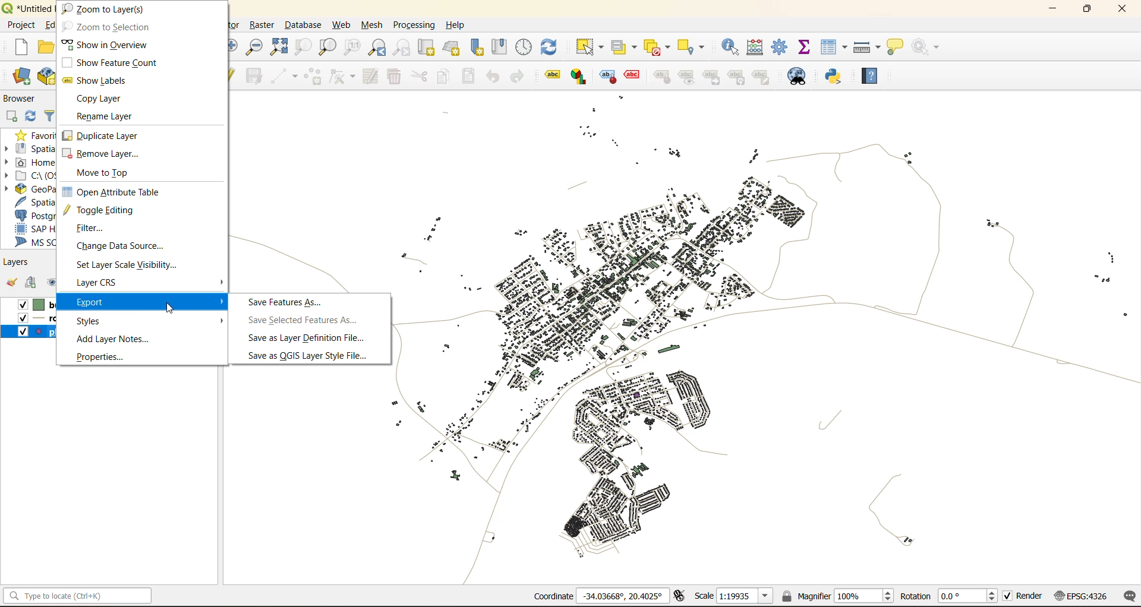  What do you see at coordinates (472, 76) in the screenshot?
I see `paste` at bounding box center [472, 76].